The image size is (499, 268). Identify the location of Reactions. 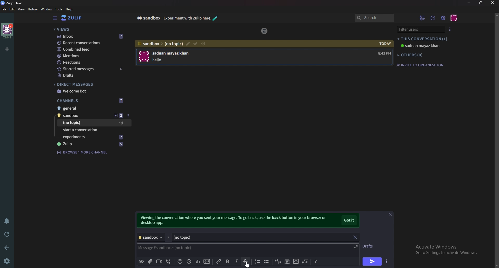
(89, 62).